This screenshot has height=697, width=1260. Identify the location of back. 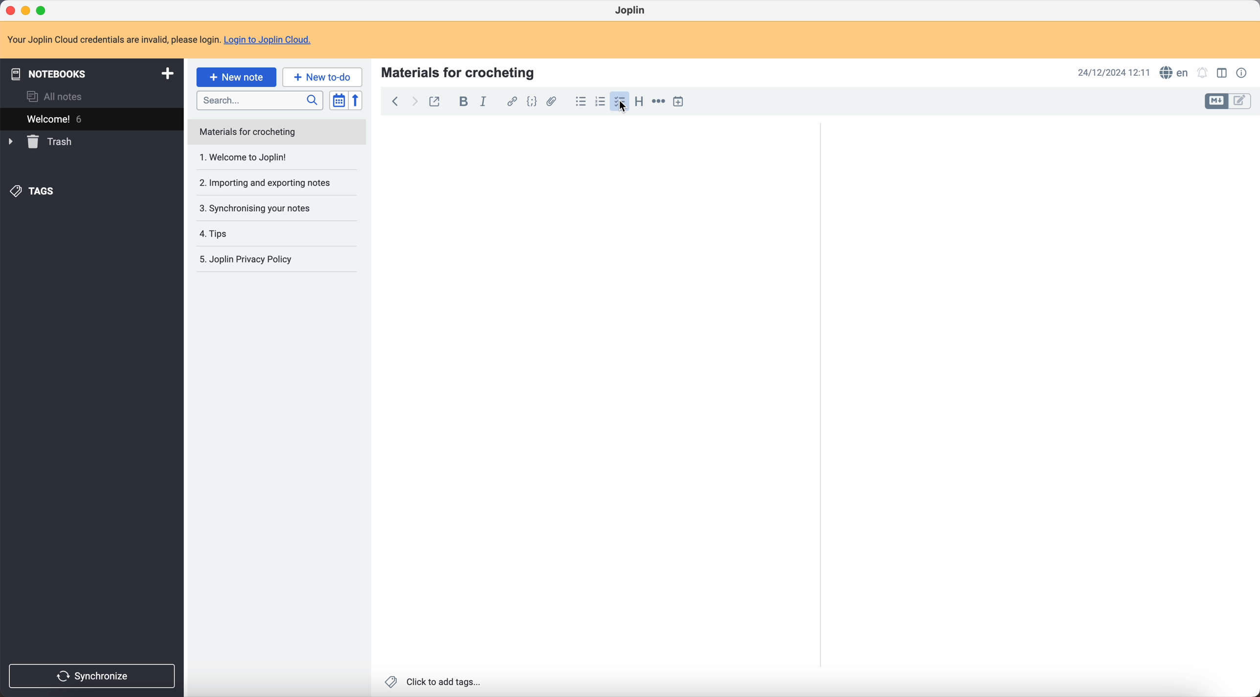
(395, 103).